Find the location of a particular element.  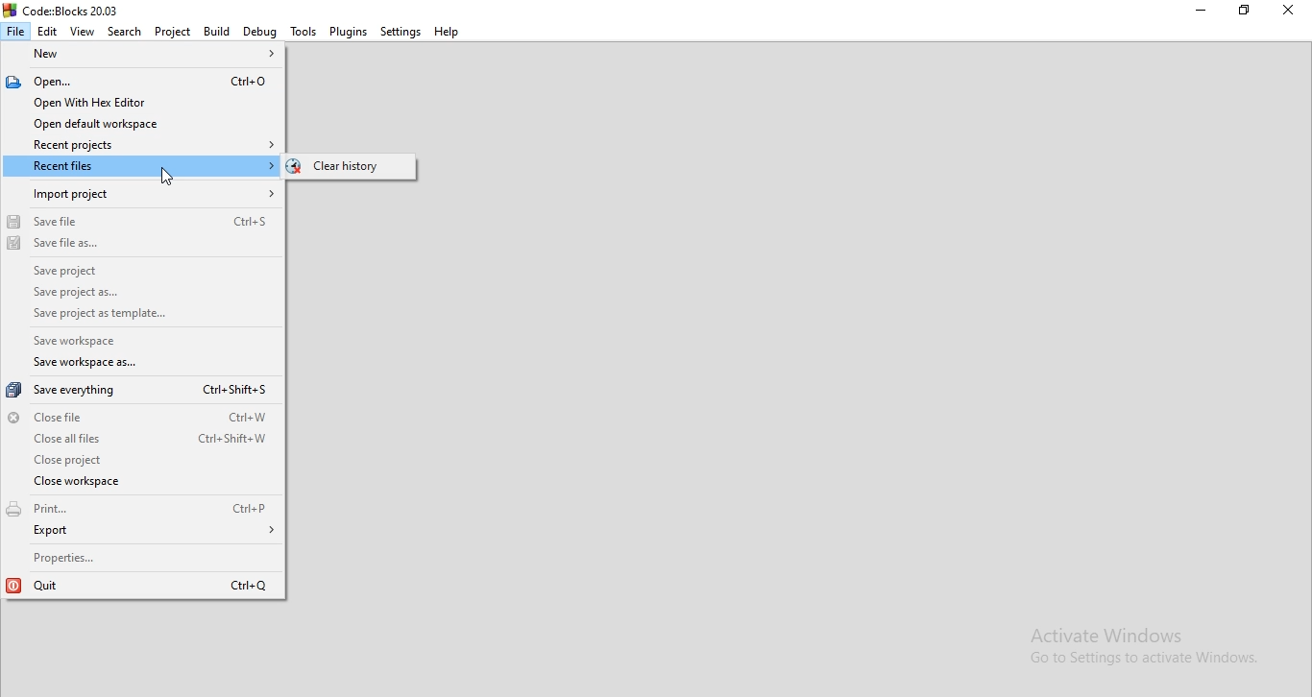

Cursor is located at coordinates (170, 179).